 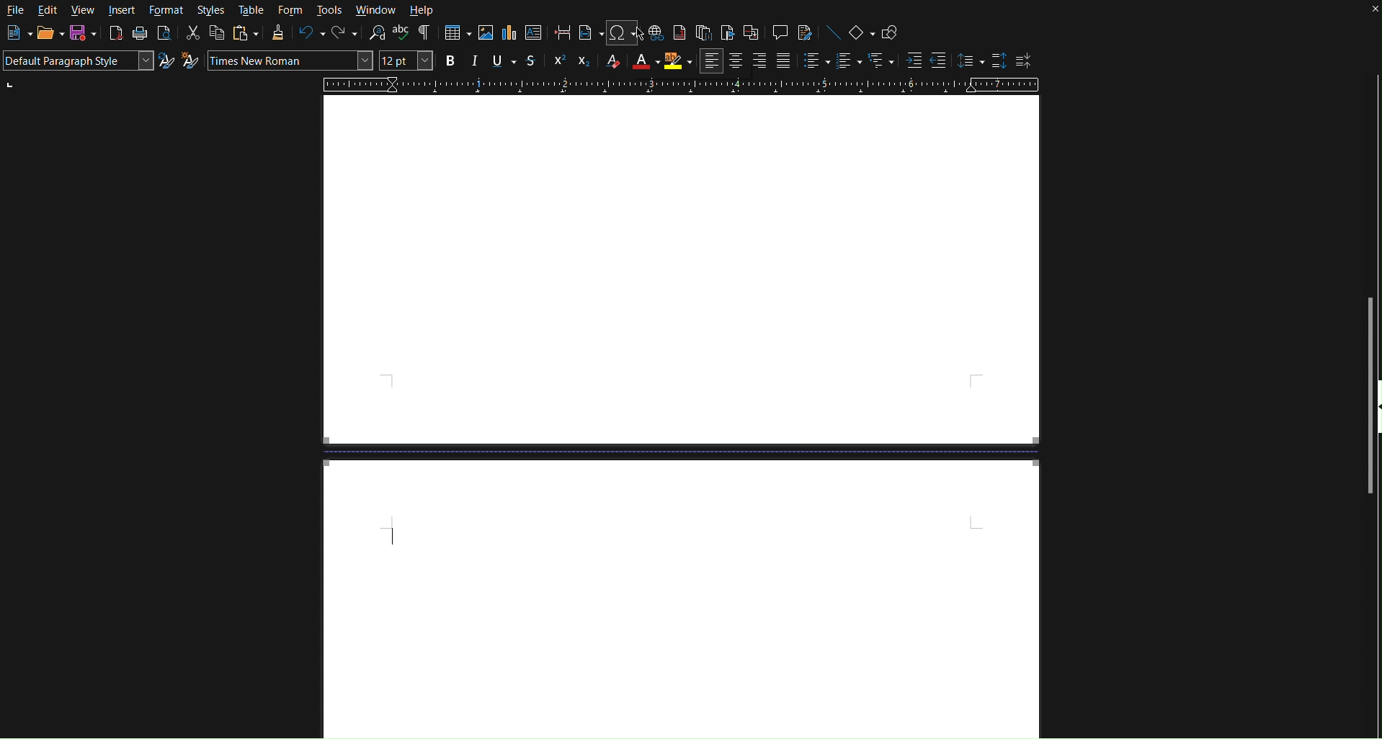 I want to click on Table, so click(x=250, y=11).